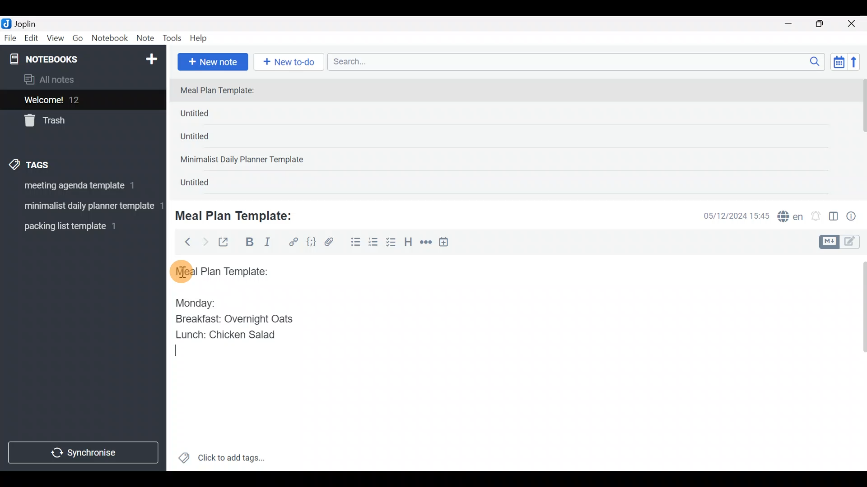  I want to click on Notebook, so click(110, 38).